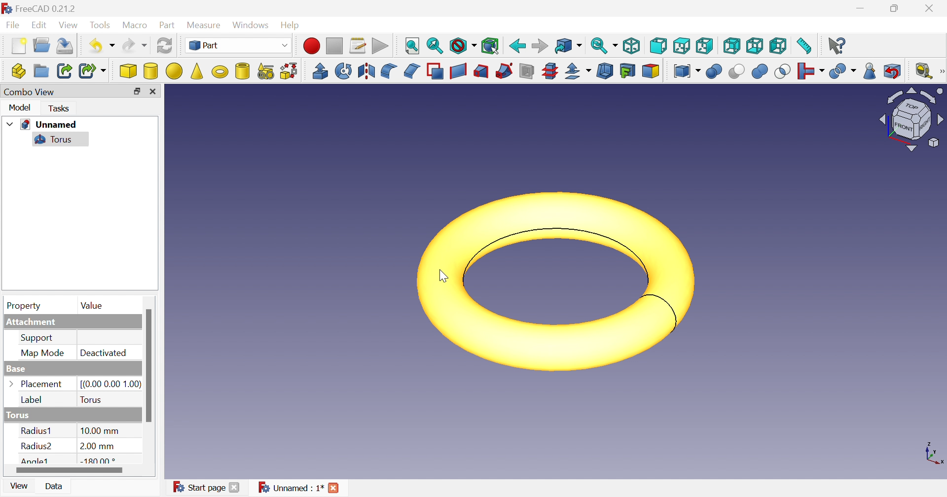  Describe the element at coordinates (506, 71) in the screenshot. I see `Sweep` at that location.